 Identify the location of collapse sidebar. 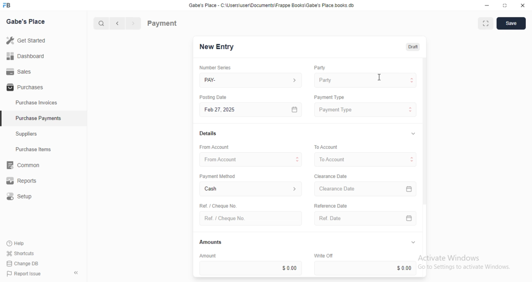
(76, 272).